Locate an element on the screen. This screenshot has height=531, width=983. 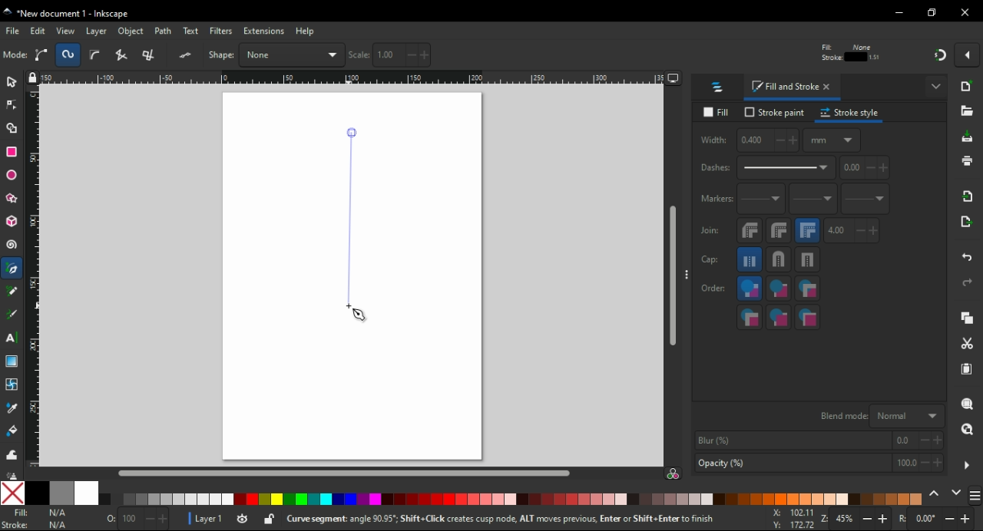
dashes is located at coordinates (766, 168).